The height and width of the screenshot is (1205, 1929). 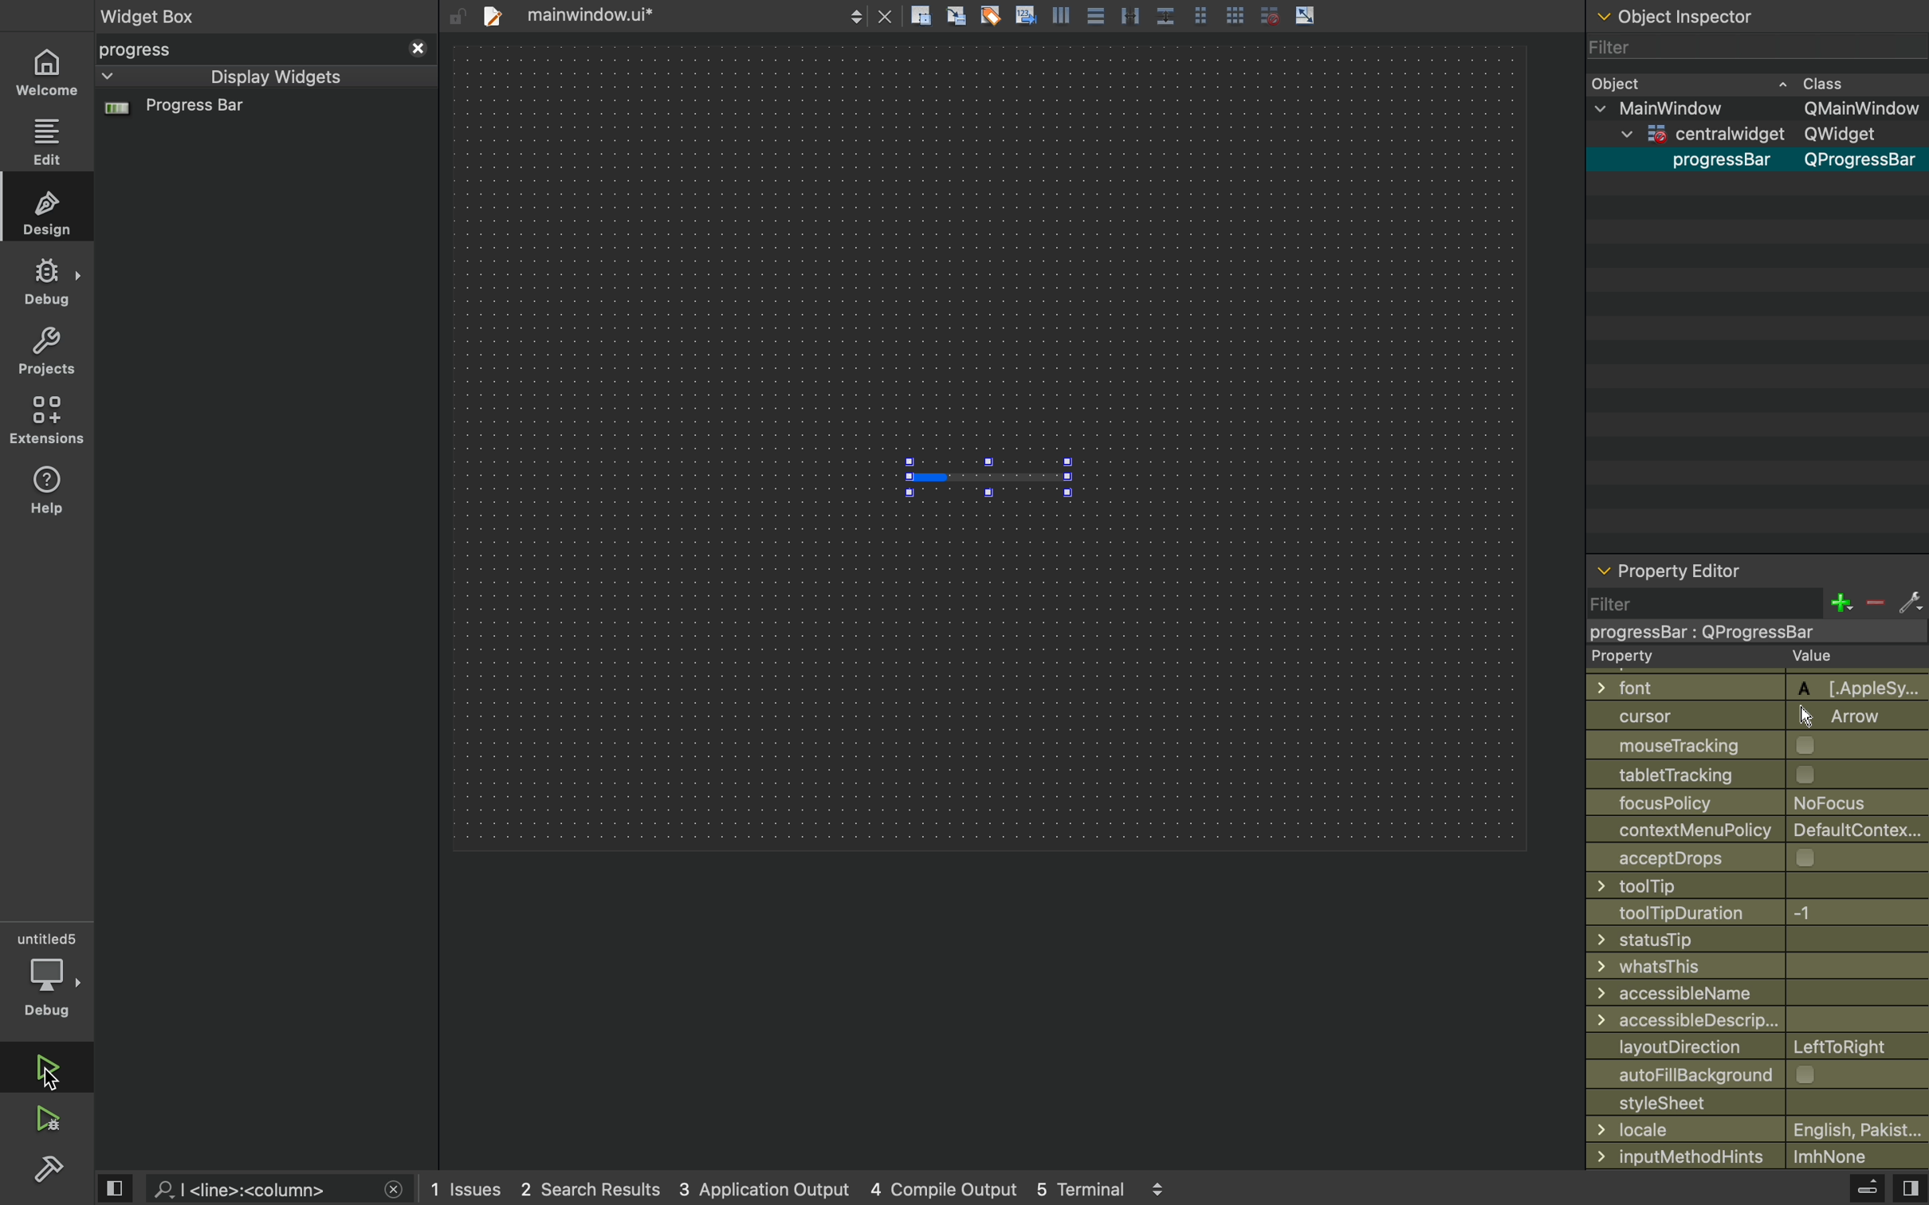 I want to click on property editor, so click(x=1757, y=573).